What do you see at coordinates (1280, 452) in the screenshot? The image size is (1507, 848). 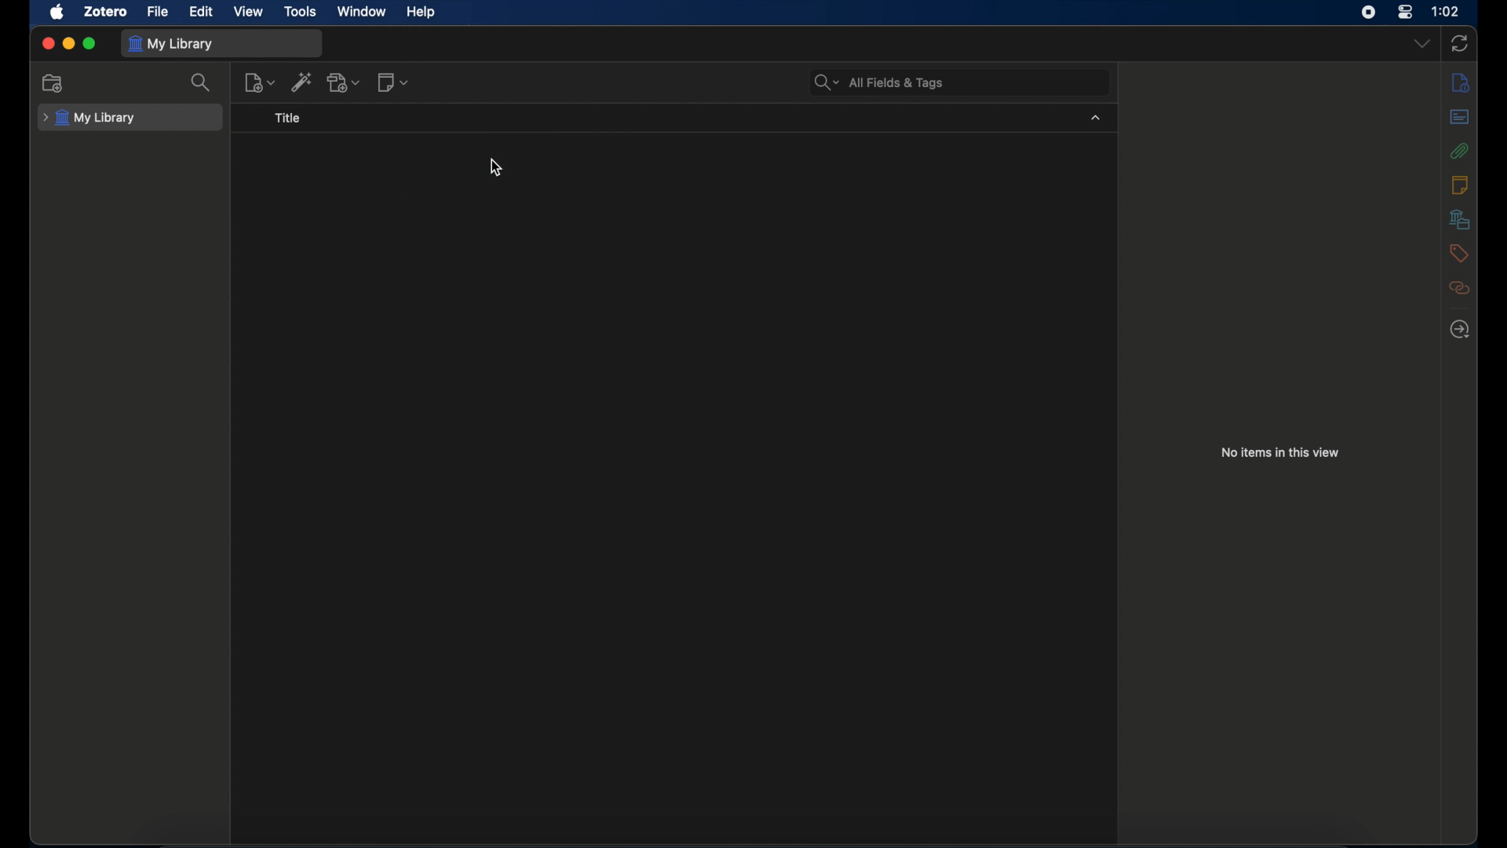 I see `no items in this view` at bounding box center [1280, 452].